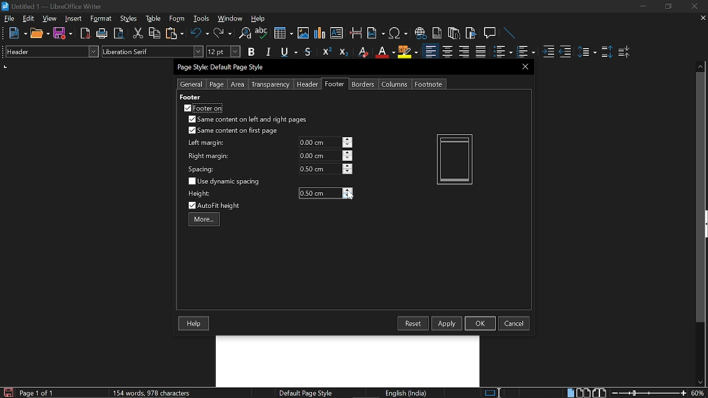 This screenshot has height=398, width=708. What do you see at coordinates (320, 193) in the screenshot?
I see `Height` at bounding box center [320, 193].